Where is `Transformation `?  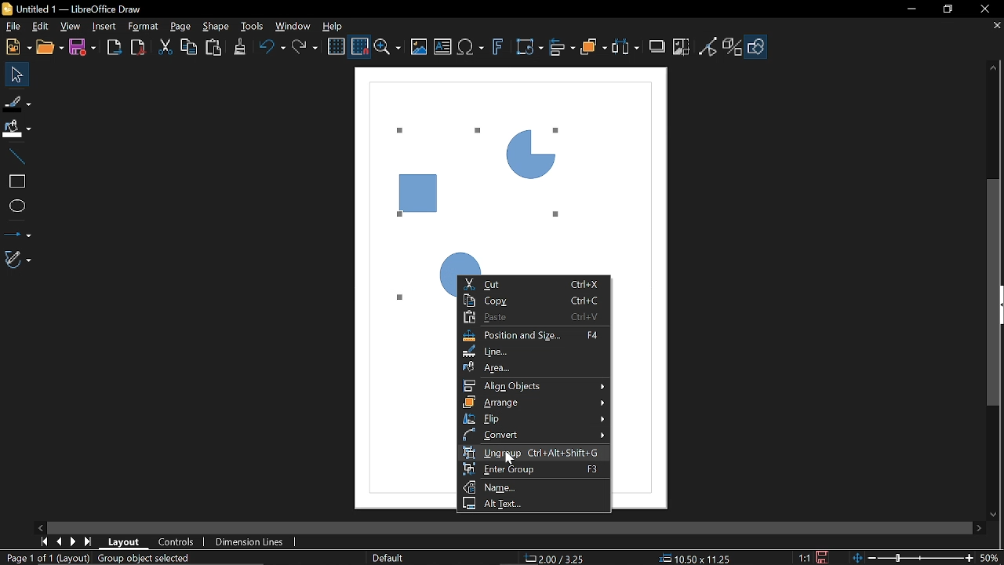
Transformation  is located at coordinates (529, 48).